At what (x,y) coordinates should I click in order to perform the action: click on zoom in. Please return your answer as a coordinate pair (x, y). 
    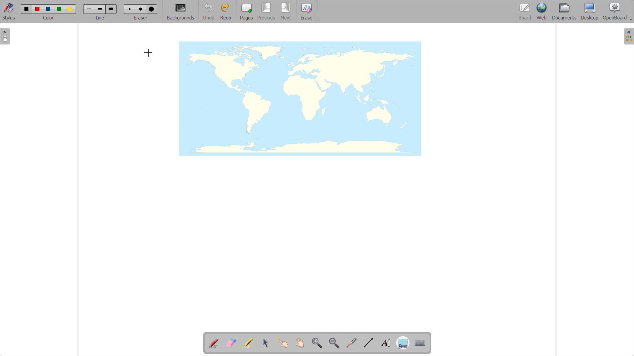
    Looking at the image, I should click on (317, 343).